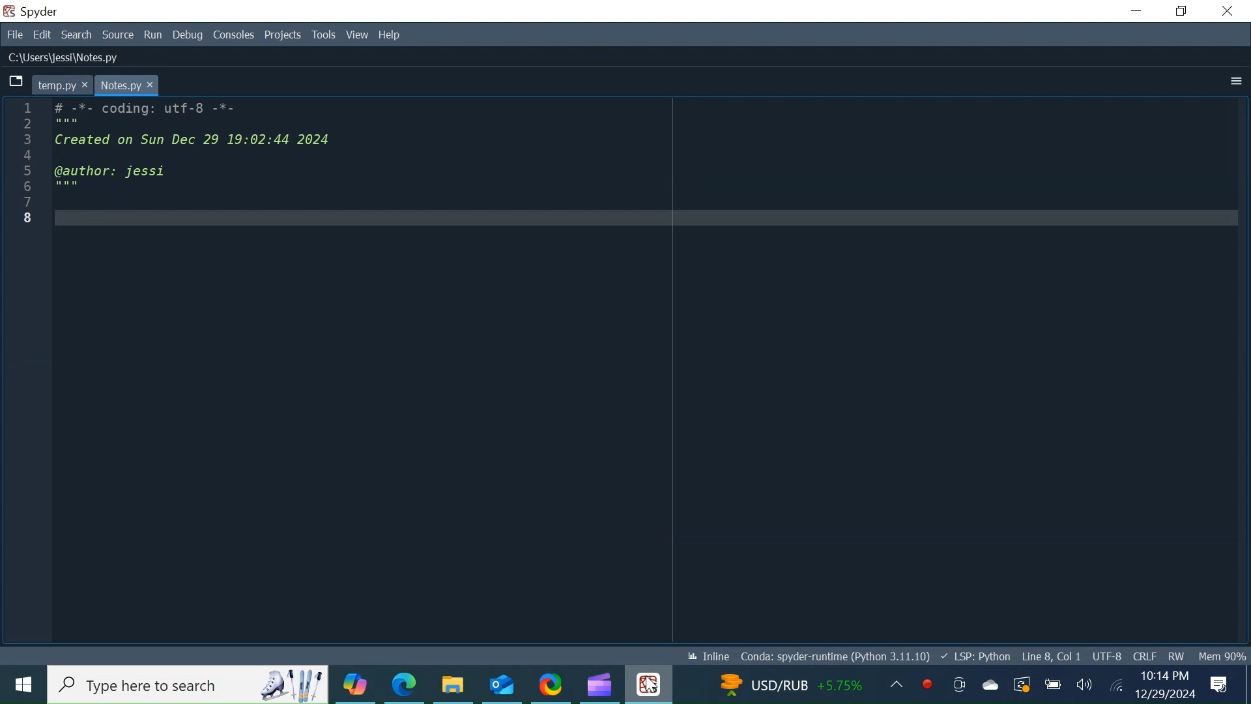 The width and height of the screenshot is (1251, 704). What do you see at coordinates (283, 33) in the screenshot?
I see `Projects` at bounding box center [283, 33].